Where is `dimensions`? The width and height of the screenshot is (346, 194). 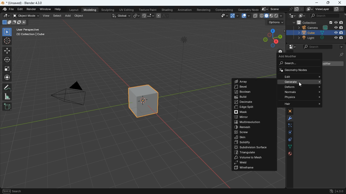 dimensions is located at coordinates (273, 37).